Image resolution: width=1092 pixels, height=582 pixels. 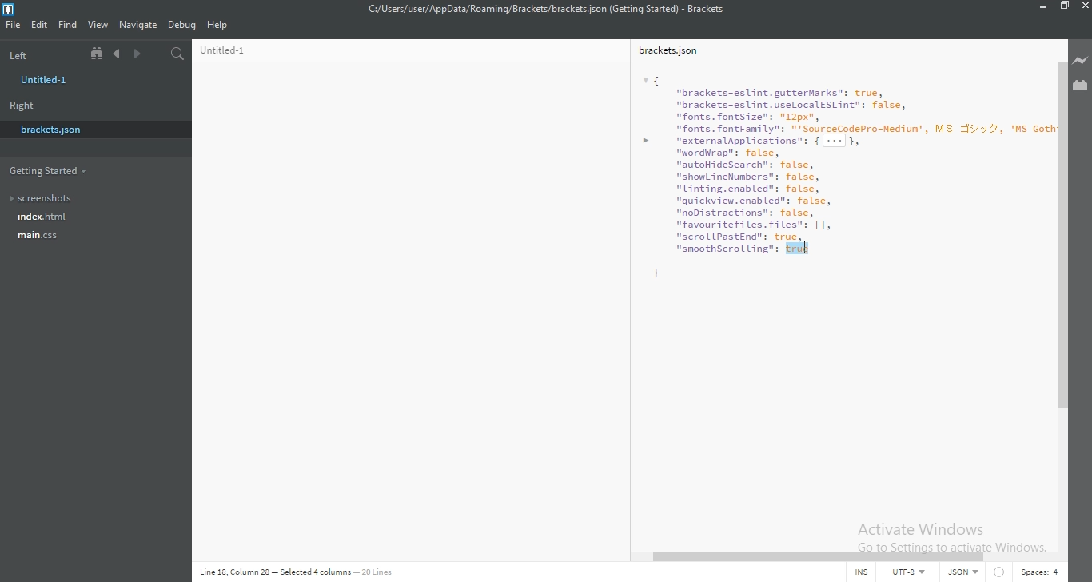 I want to click on Line code data, so click(x=293, y=573).